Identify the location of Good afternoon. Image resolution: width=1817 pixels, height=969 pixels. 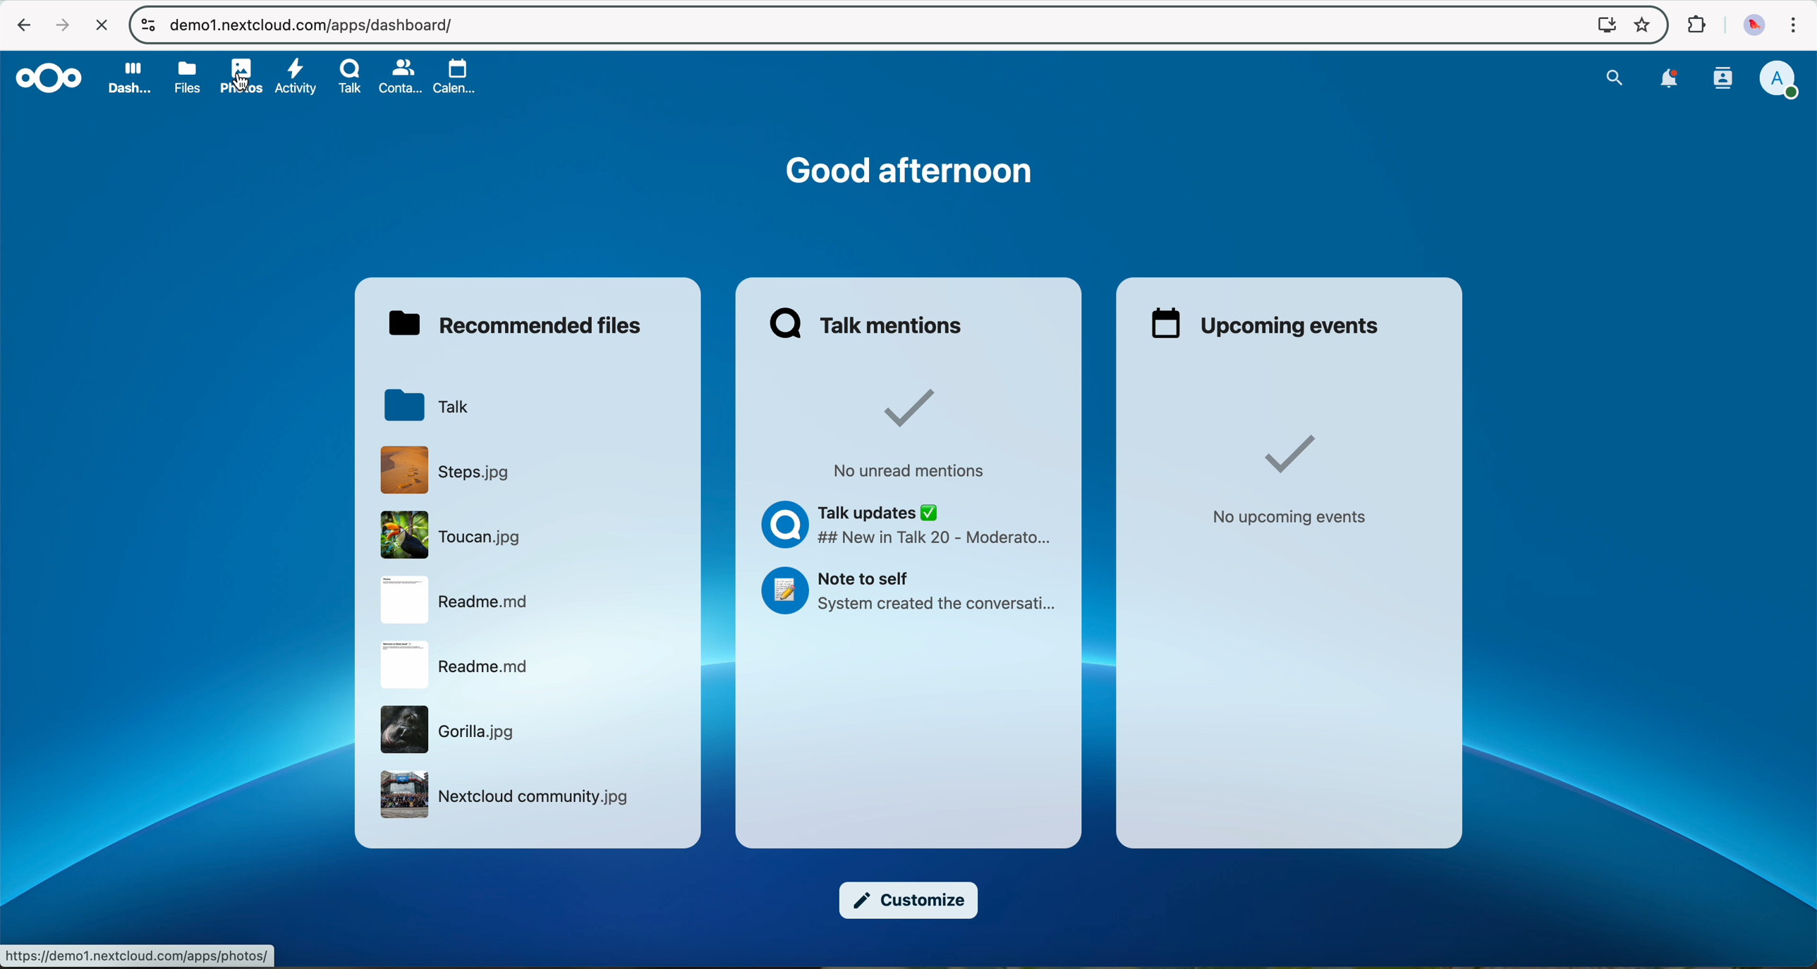
(909, 166).